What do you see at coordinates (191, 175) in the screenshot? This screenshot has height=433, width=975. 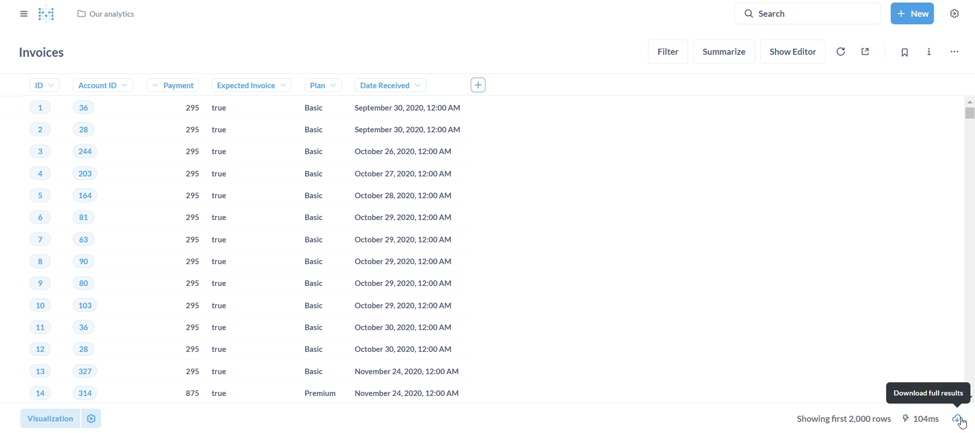 I see `295` at bounding box center [191, 175].